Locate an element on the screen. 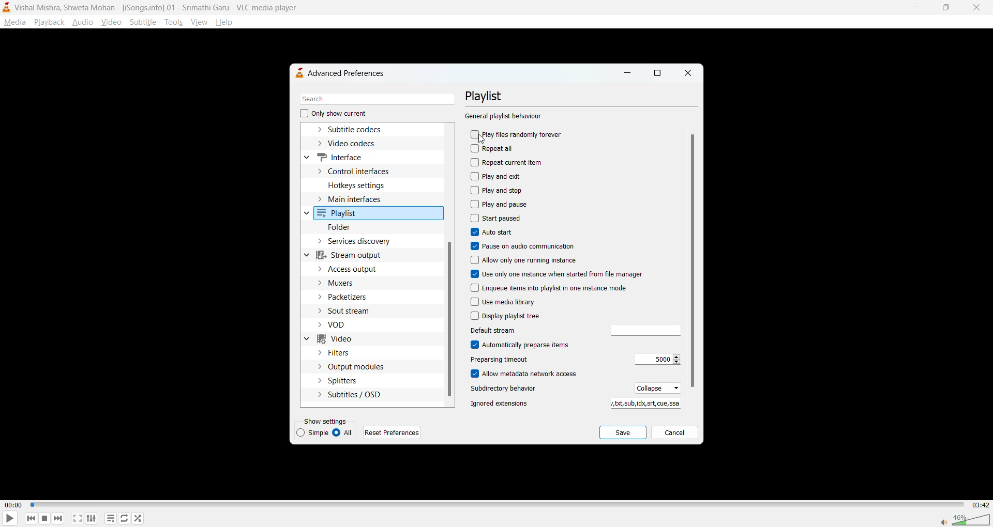 The height and width of the screenshot is (527, 993). minimize is located at coordinates (914, 6).